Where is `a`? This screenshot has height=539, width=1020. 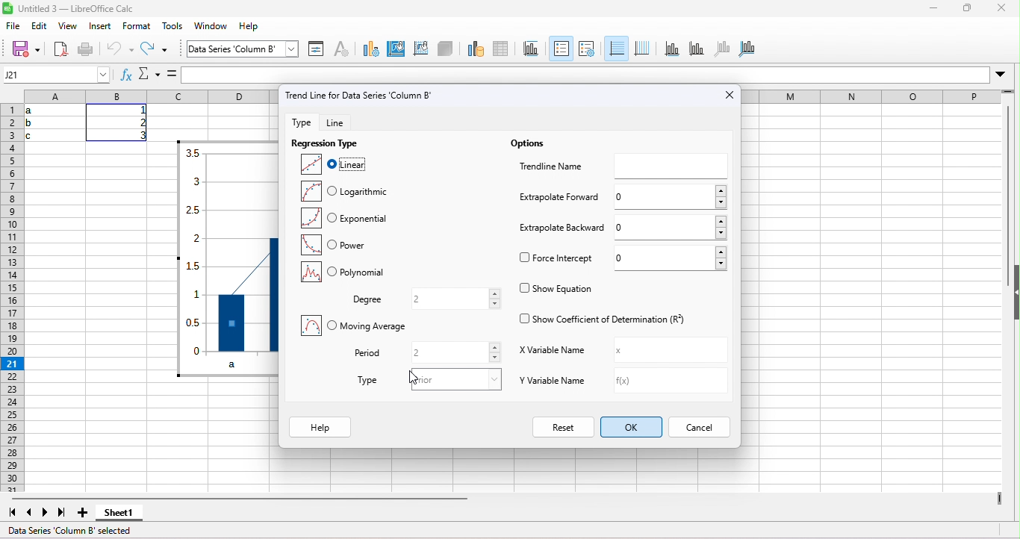 a is located at coordinates (249, 364).